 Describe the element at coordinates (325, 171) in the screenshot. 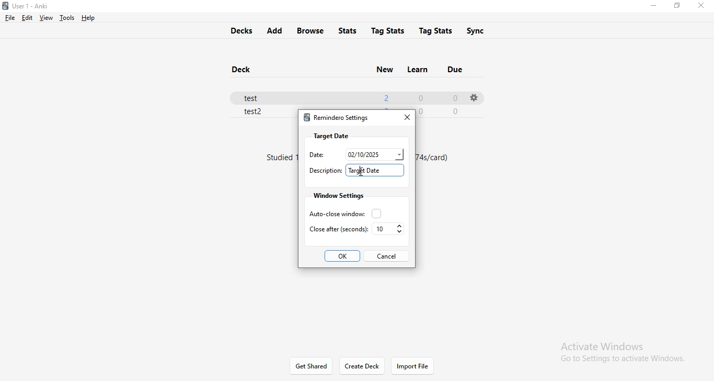

I see `descriptiuon` at that location.